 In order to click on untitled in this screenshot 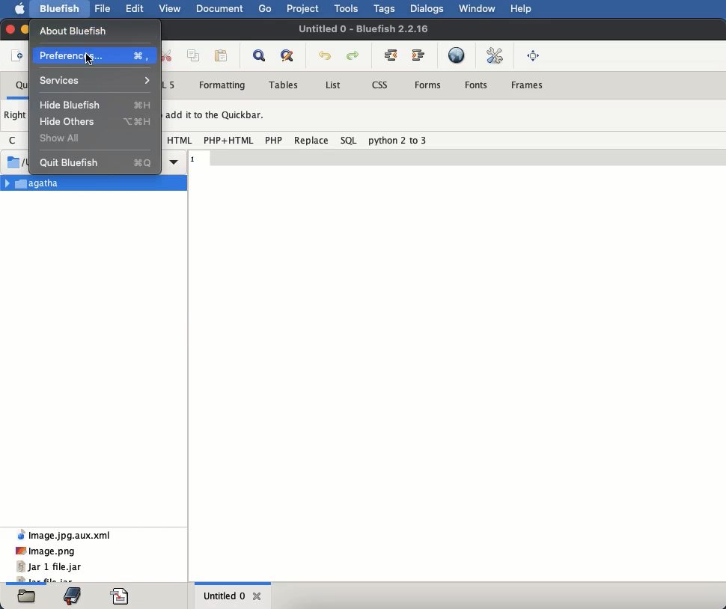, I will do `click(224, 595)`.